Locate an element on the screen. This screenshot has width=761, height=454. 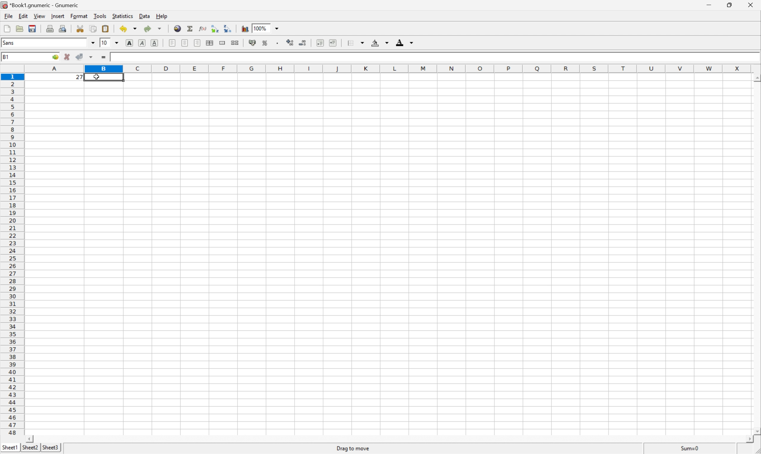
Edit function in current cell is located at coordinates (203, 28).